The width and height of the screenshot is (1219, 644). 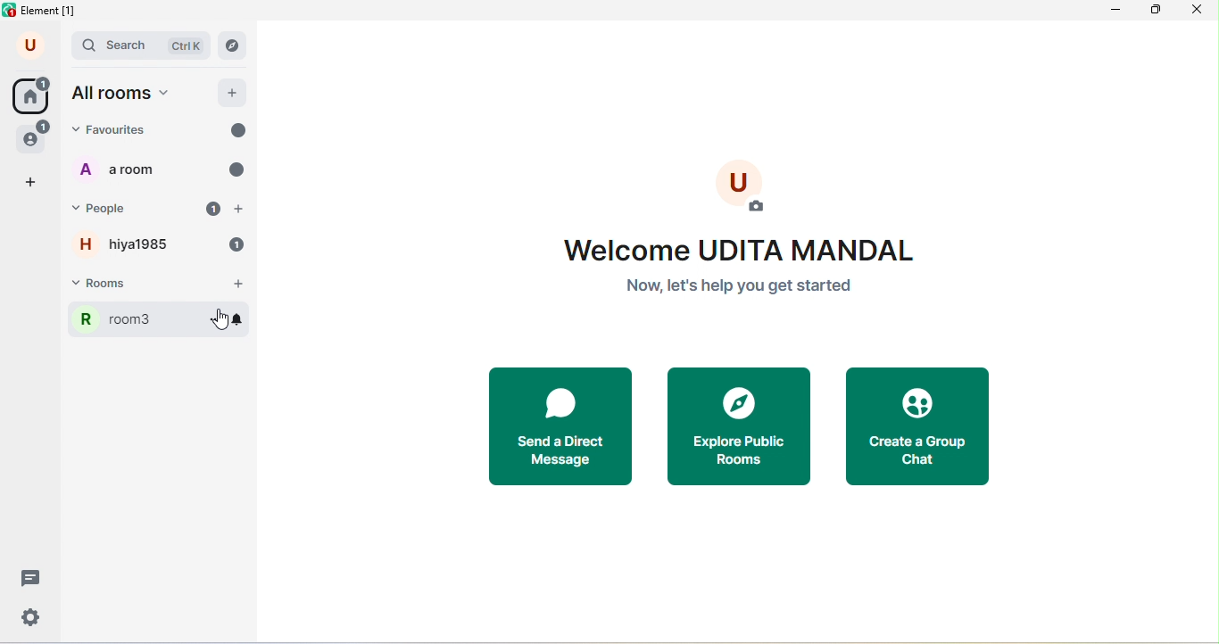 What do you see at coordinates (30, 95) in the screenshot?
I see `home` at bounding box center [30, 95].